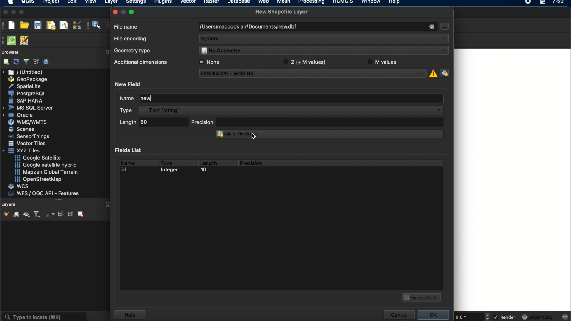  What do you see at coordinates (28, 2) in the screenshot?
I see `QGIS` at bounding box center [28, 2].